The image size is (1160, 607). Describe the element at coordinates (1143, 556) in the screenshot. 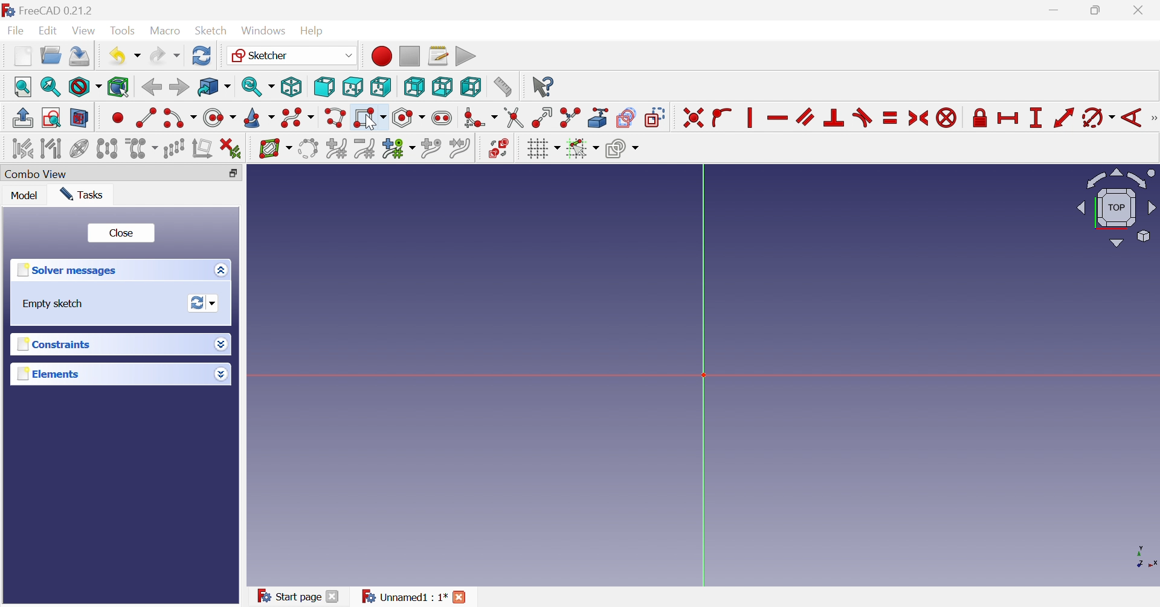

I see `x, y axis` at that location.